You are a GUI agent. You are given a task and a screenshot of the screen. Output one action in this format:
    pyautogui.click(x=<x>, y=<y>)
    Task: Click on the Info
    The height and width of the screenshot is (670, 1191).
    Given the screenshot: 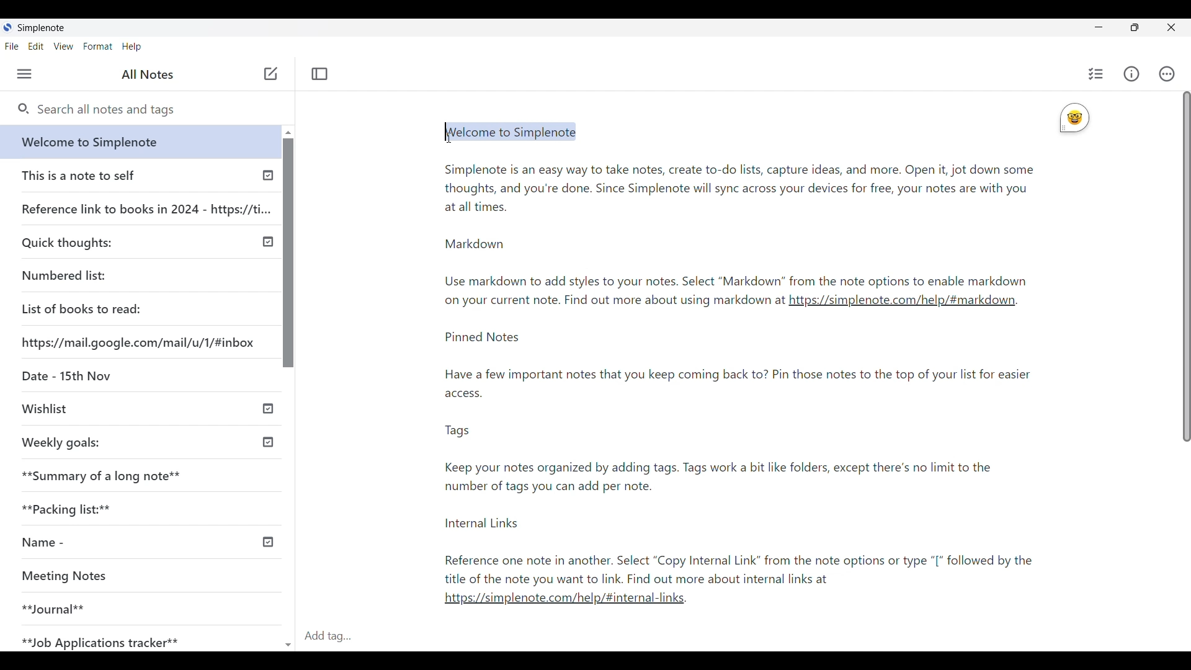 What is the action you would take?
    pyautogui.click(x=1131, y=74)
    